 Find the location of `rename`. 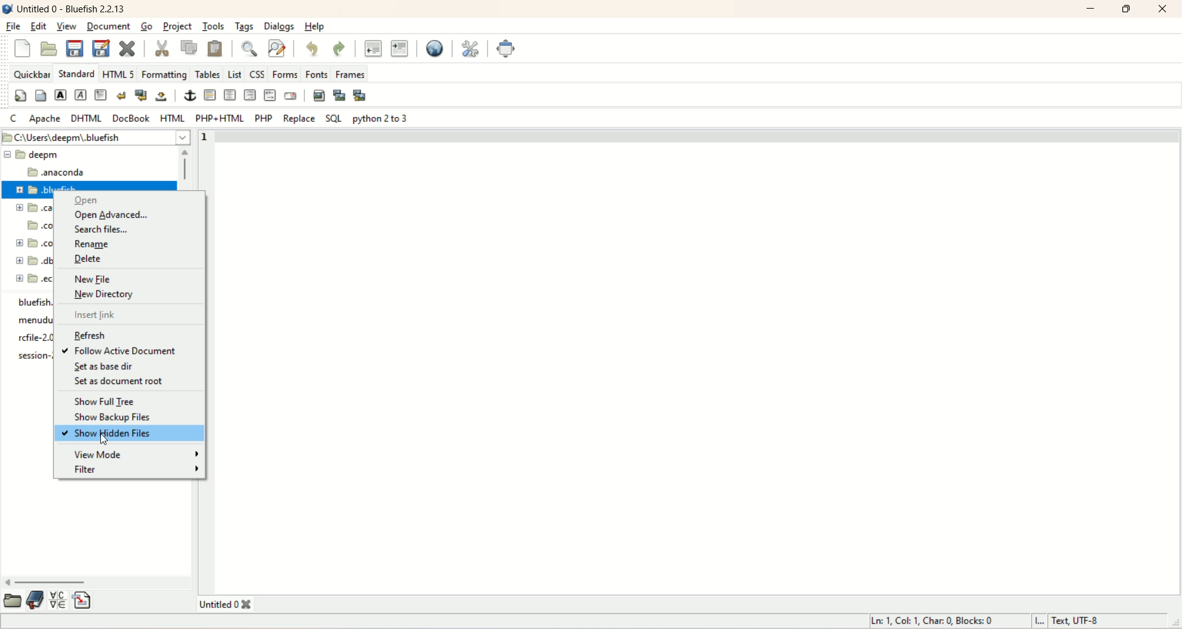

rename is located at coordinates (90, 244).